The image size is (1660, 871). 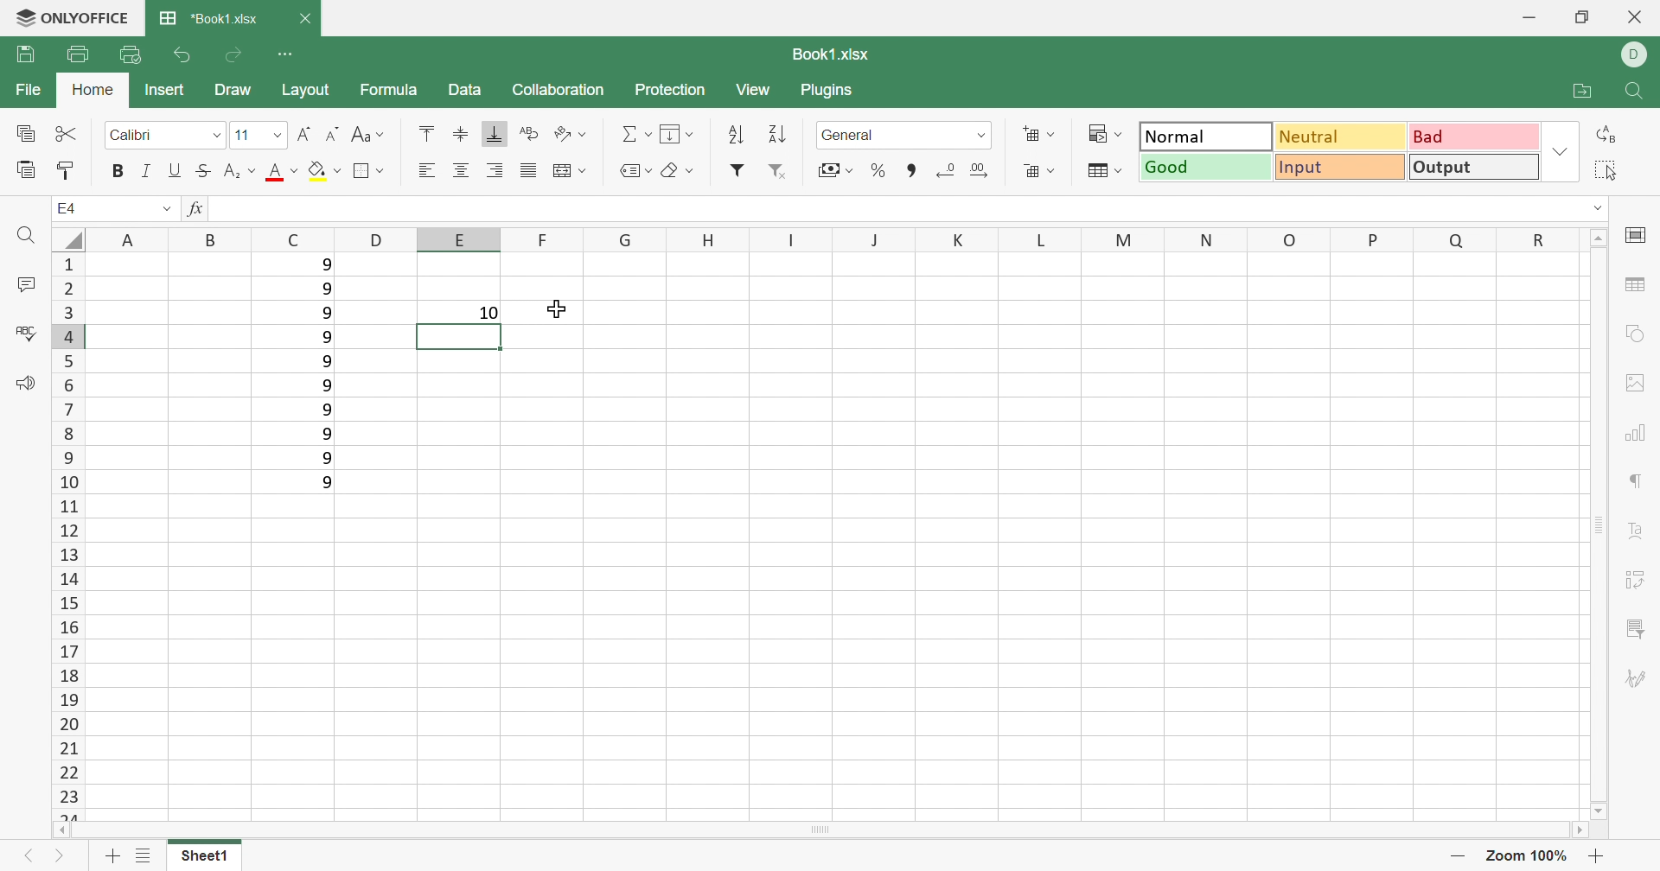 What do you see at coordinates (460, 170) in the screenshot?
I see `Align Center` at bounding box center [460, 170].